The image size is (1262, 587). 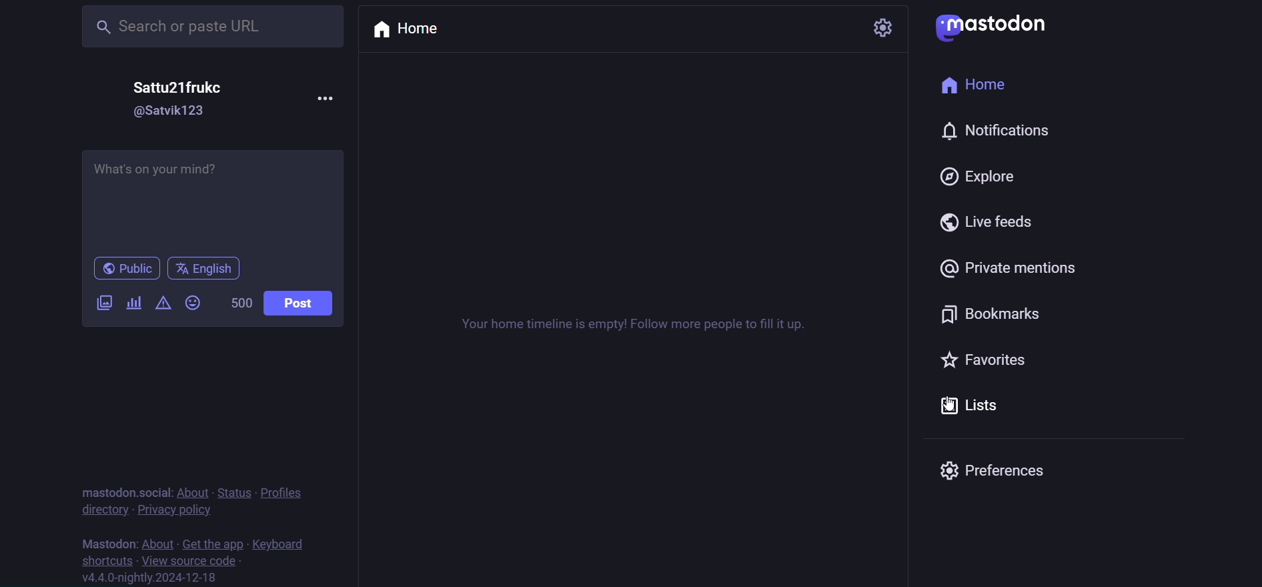 What do you see at coordinates (981, 358) in the screenshot?
I see `favorites` at bounding box center [981, 358].